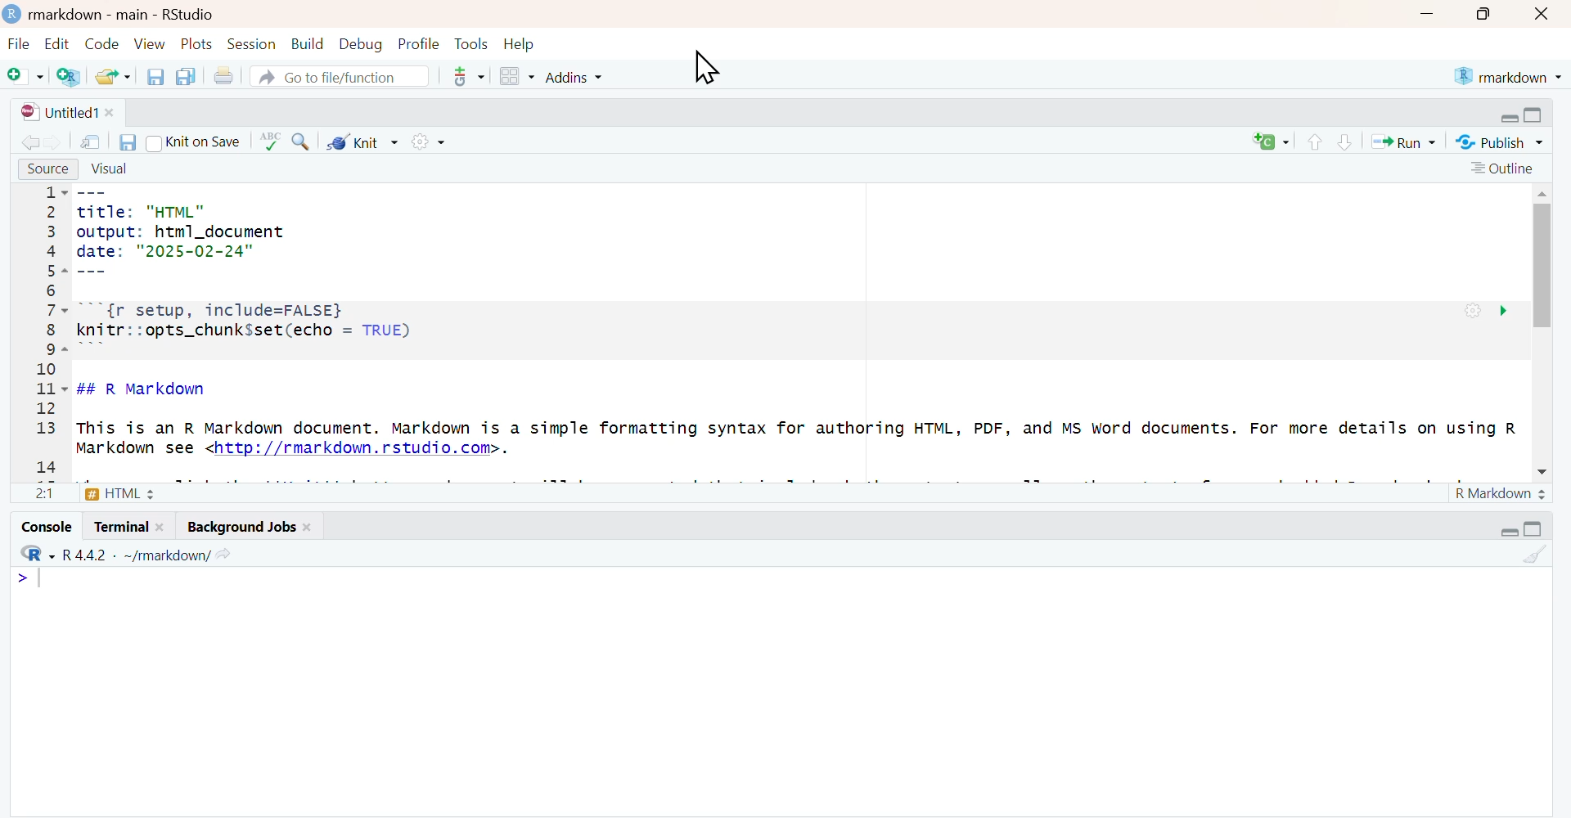 The width and height of the screenshot is (1571, 818). Describe the element at coordinates (69, 75) in the screenshot. I see `Create a project` at that location.